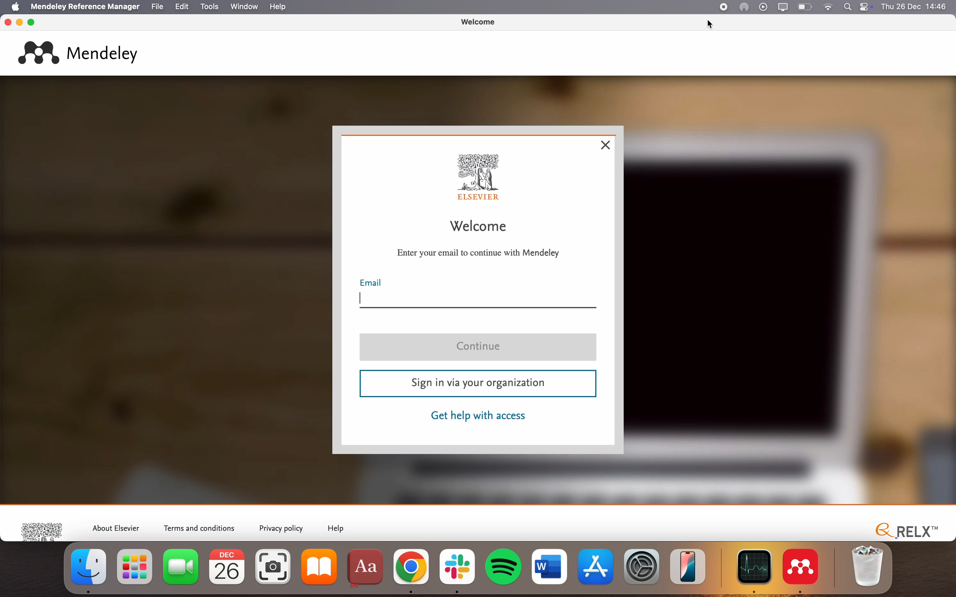 This screenshot has width=956, height=597. What do you see at coordinates (596, 565) in the screenshot?
I see `appstore` at bounding box center [596, 565].